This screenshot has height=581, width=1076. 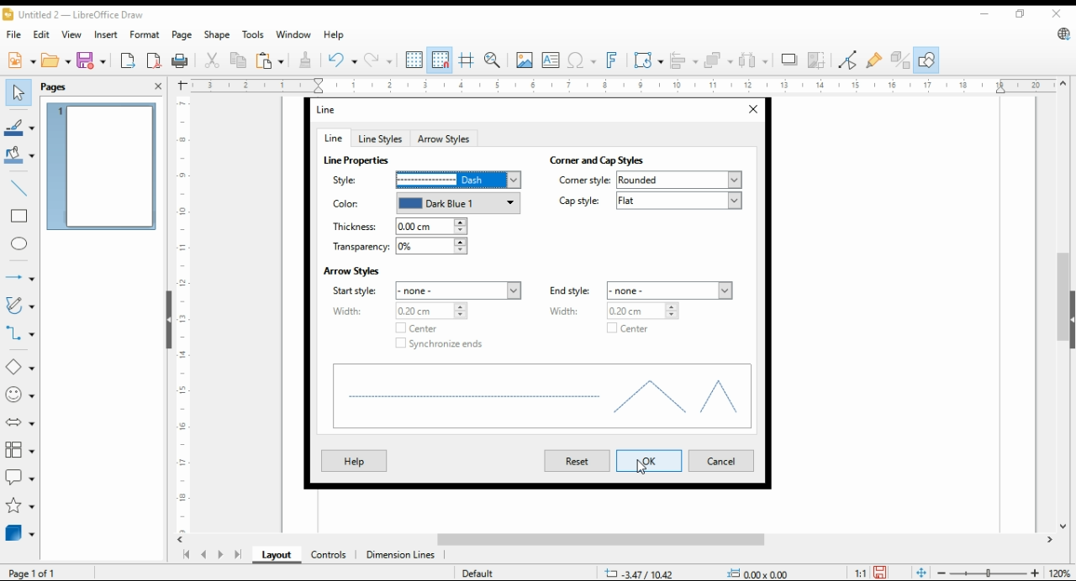 What do you see at coordinates (56, 59) in the screenshot?
I see `open` at bounding box center [56, 59].